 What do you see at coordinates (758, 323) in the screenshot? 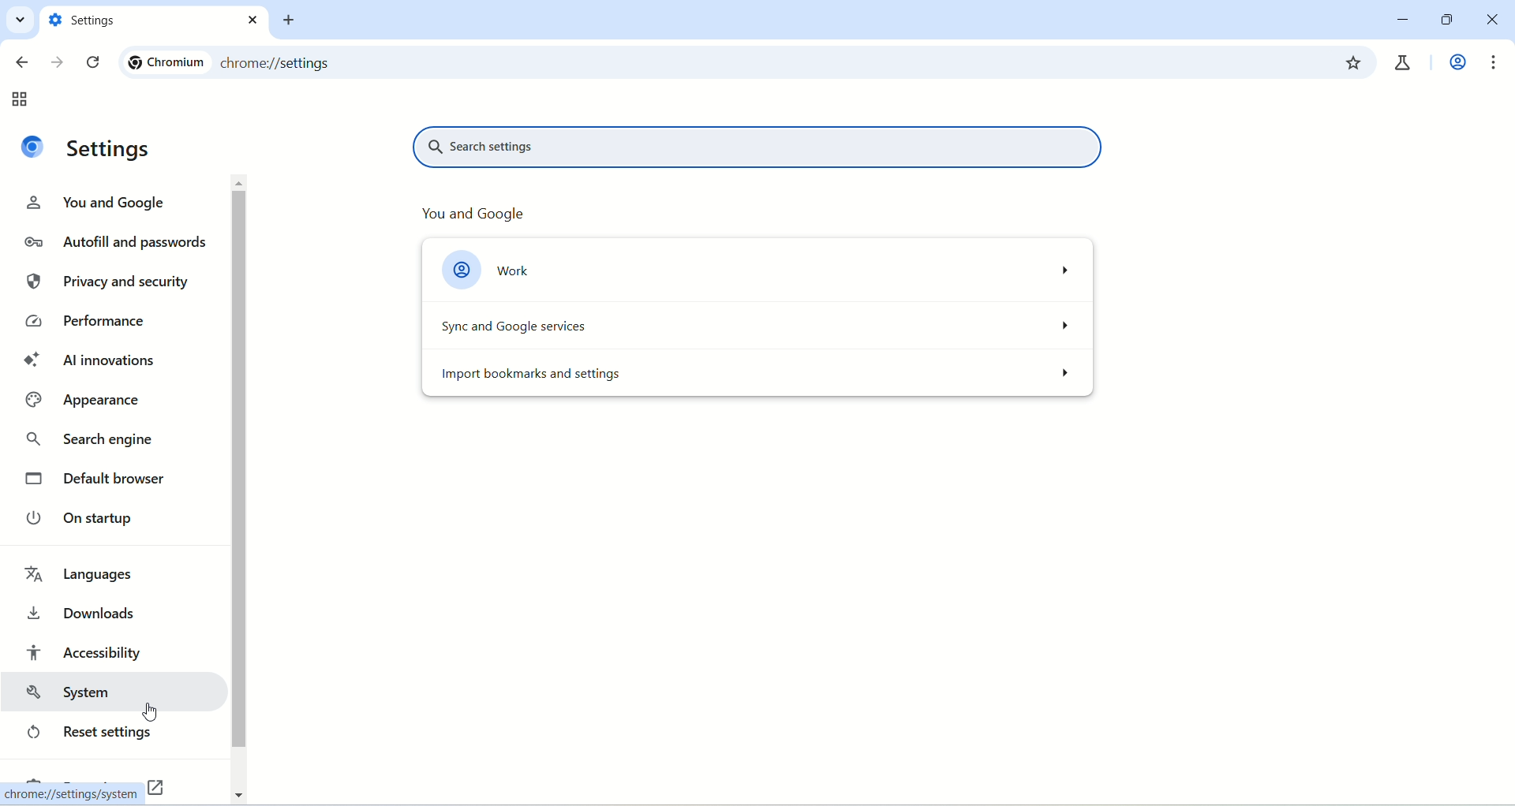
I see `sync and google search` at bounding box center [758, 323].